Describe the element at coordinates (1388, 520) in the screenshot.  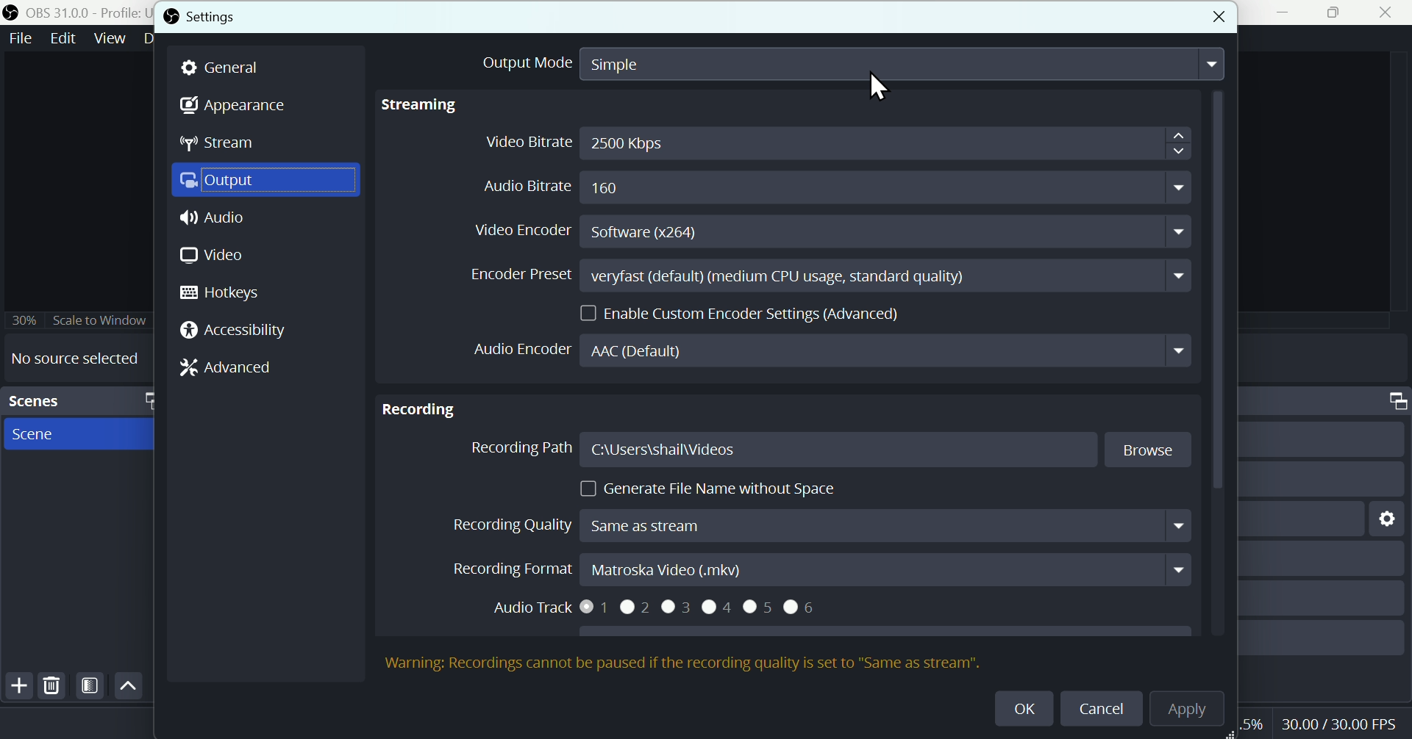
I see `settings` at that location.